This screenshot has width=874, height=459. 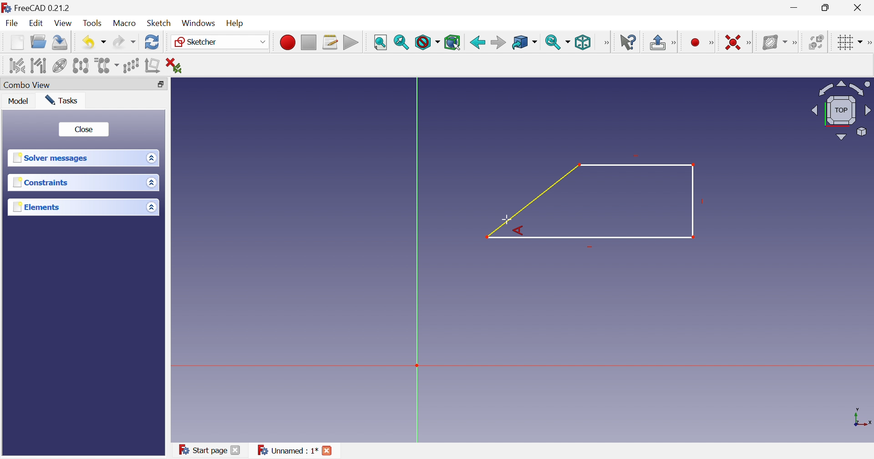 What do you see at coordinates (794, 9) in the screenshot?
I see `Minimize` at bounding box center [794, 9].